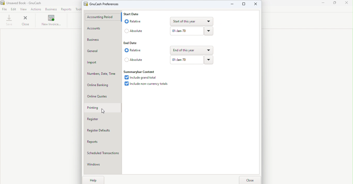 The image size is (353, 184). Describe the element at coordinates (35, 9) in the screenshot. I see `Actions` at that location.